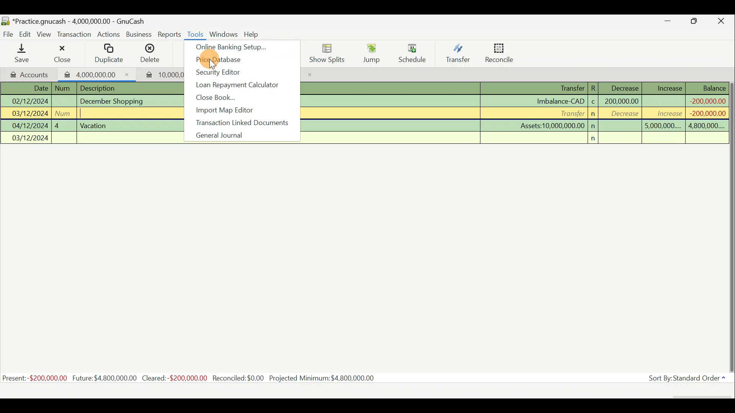 The width and height of the screenshot is (735, 413). What do you see at coordinates (621, 101) in the screenshot?
I see `200,000,000` at bounding box center [621, 101].